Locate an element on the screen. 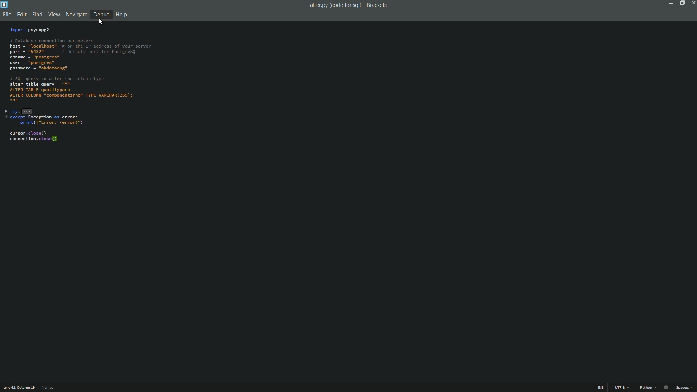 This screenshot has width=697, height=392. Maximize is located at coordinates (681, 3).